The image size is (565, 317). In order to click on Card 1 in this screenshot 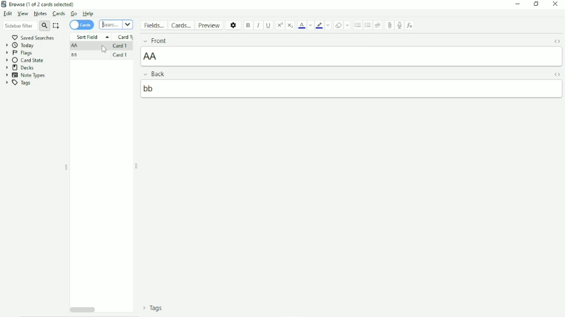, I will do `click(121, 55)`.